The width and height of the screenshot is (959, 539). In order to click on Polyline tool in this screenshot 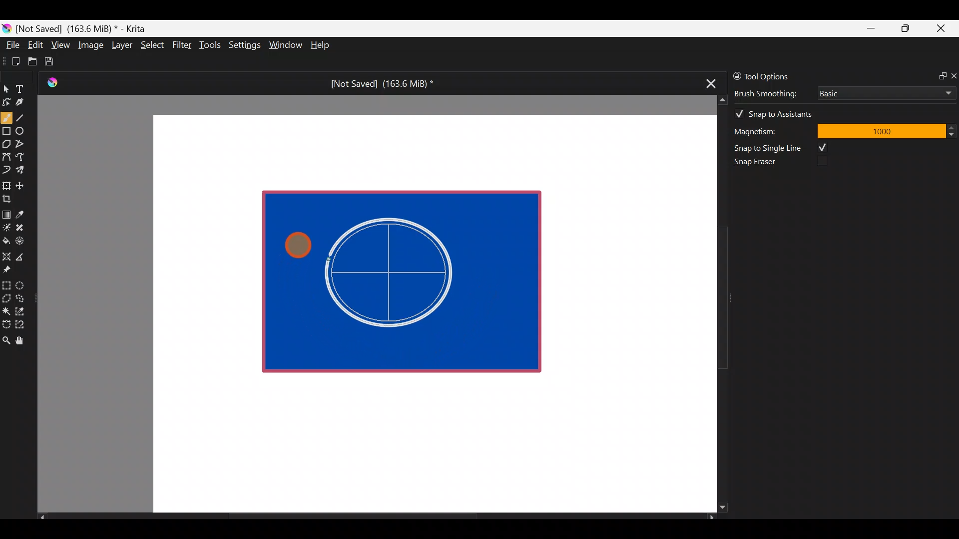, I will do `click(24, 144)`.